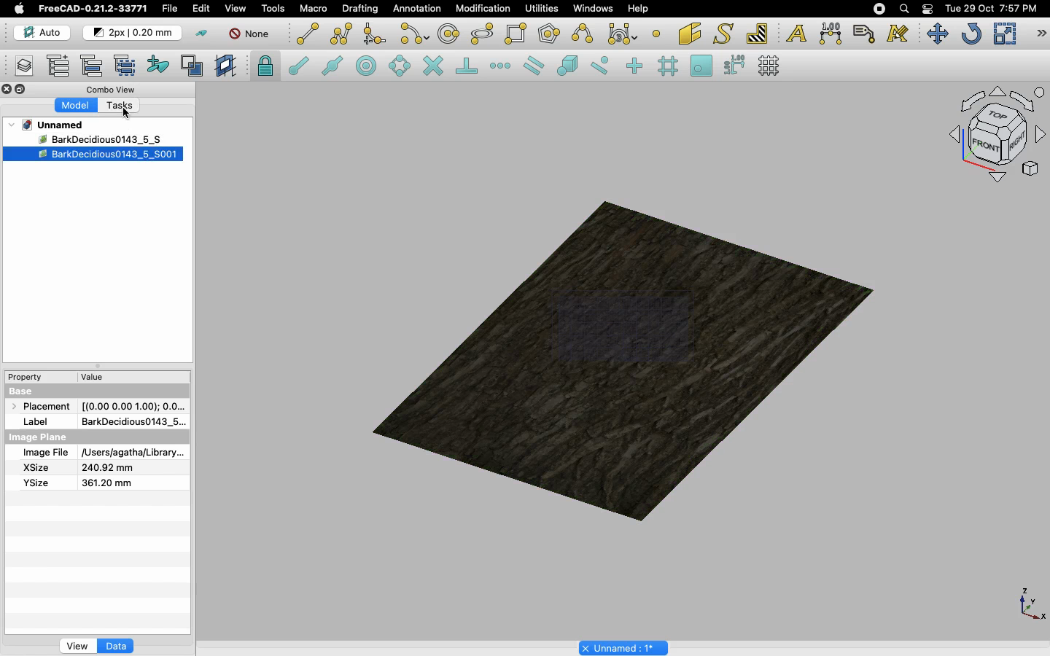 This screenshot has height=656, width=1050. I want to click on 240.92 mm, so click(109, 468).